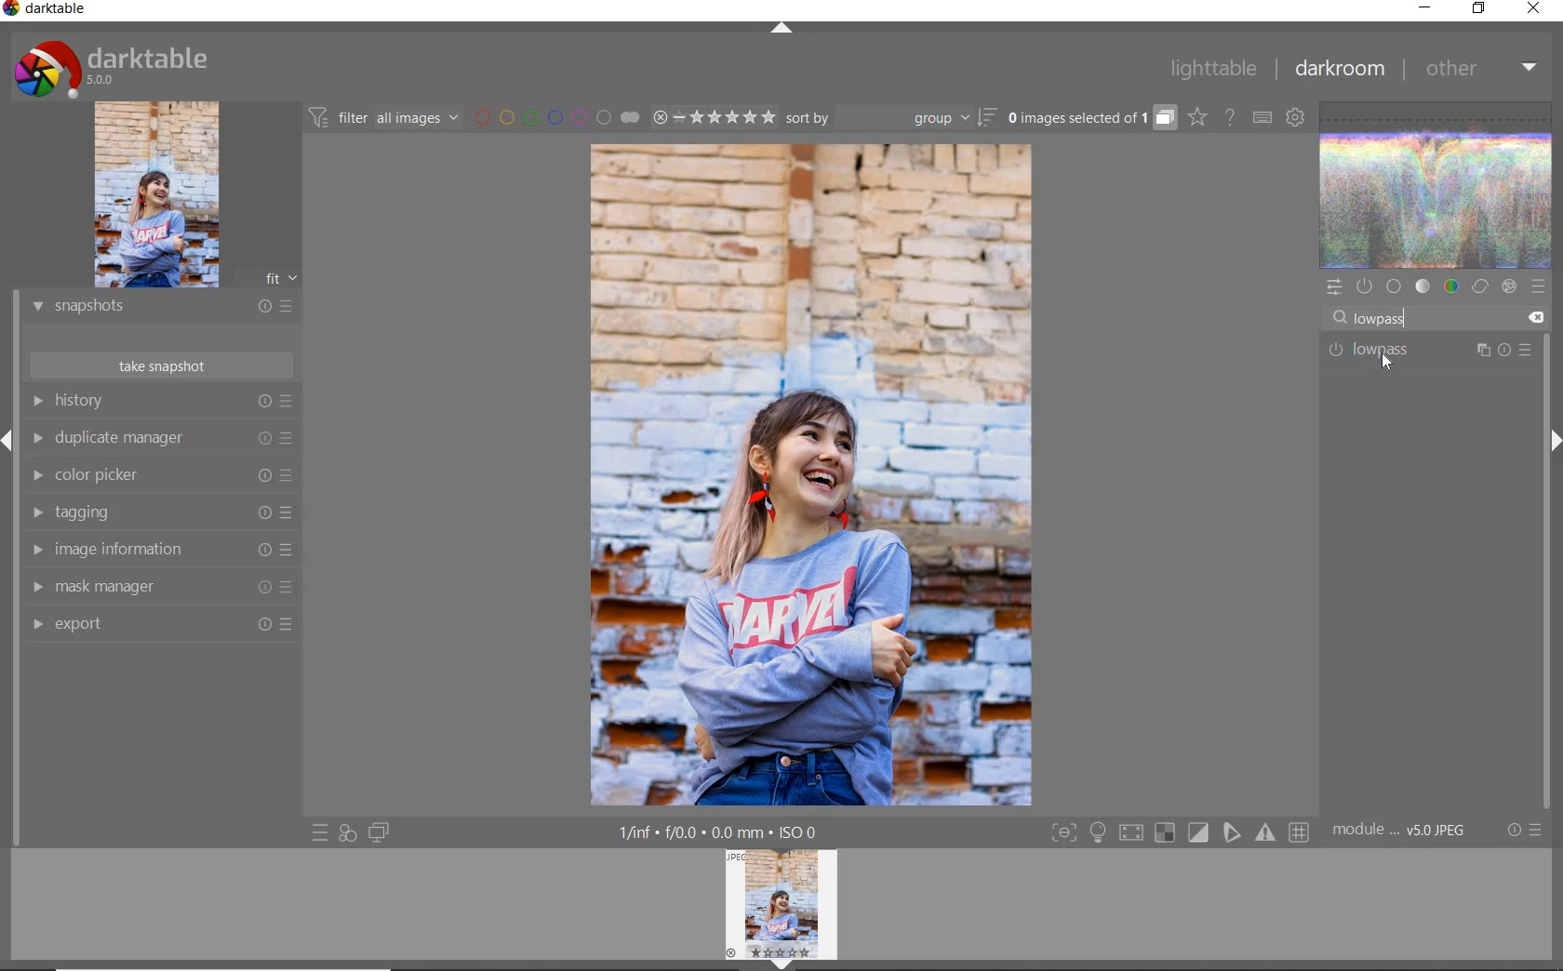 This screenshot has width=1563, height=971. I want to click on click to change overlays on thumbnails, so click(1196, 116).